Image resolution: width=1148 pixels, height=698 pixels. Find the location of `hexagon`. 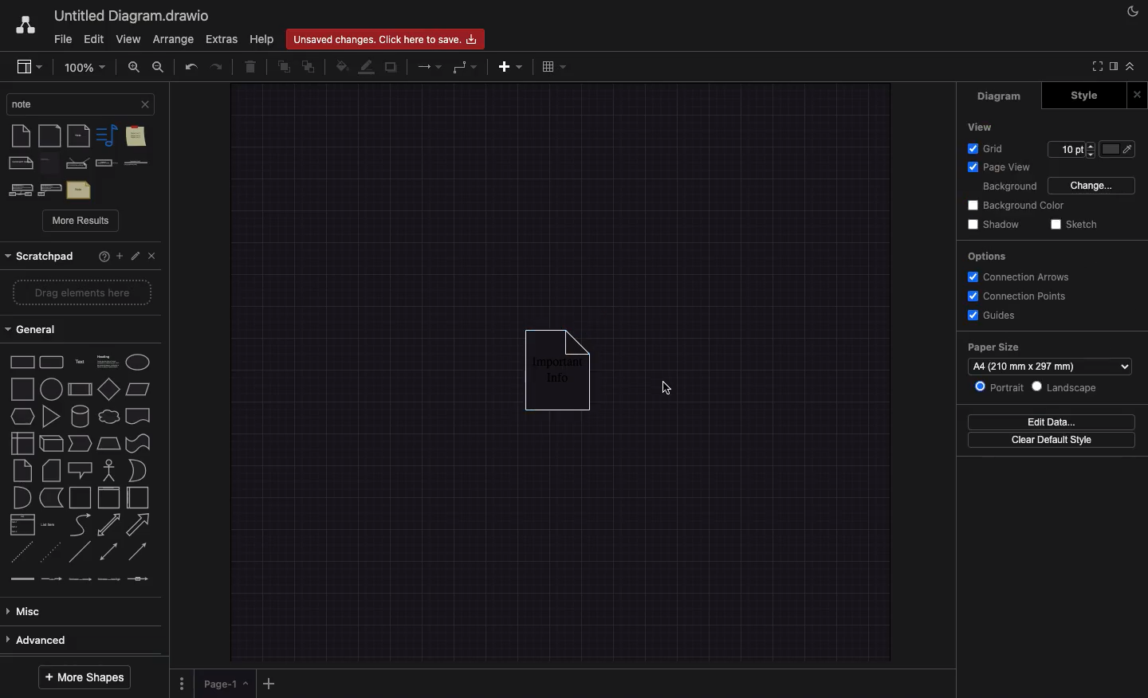

hexagon is located at coordinates (22, 417).